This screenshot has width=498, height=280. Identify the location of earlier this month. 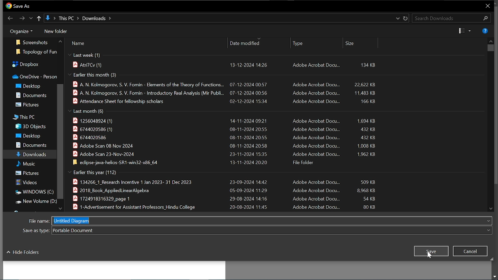
(94, 75).